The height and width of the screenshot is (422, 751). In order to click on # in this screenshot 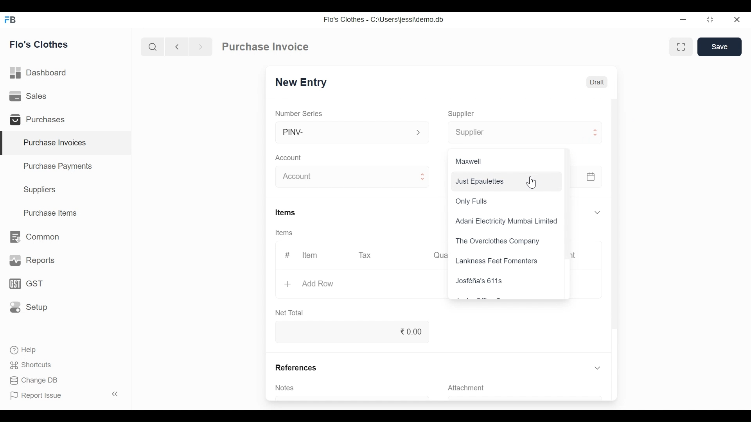, I will do `click(288, 254)`.